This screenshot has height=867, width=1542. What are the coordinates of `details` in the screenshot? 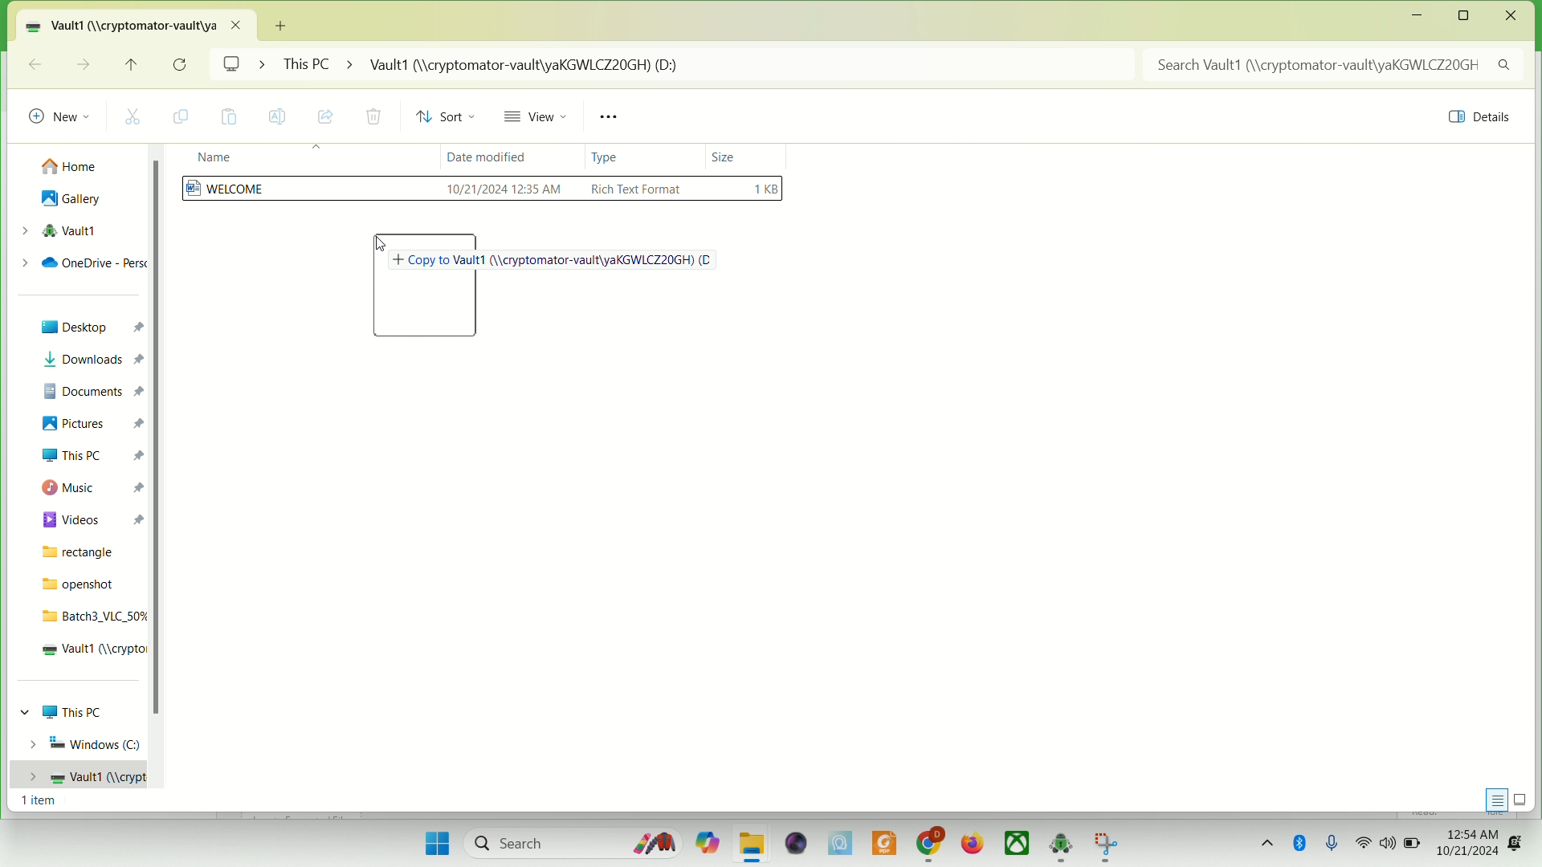 It's located at (1474, 120).